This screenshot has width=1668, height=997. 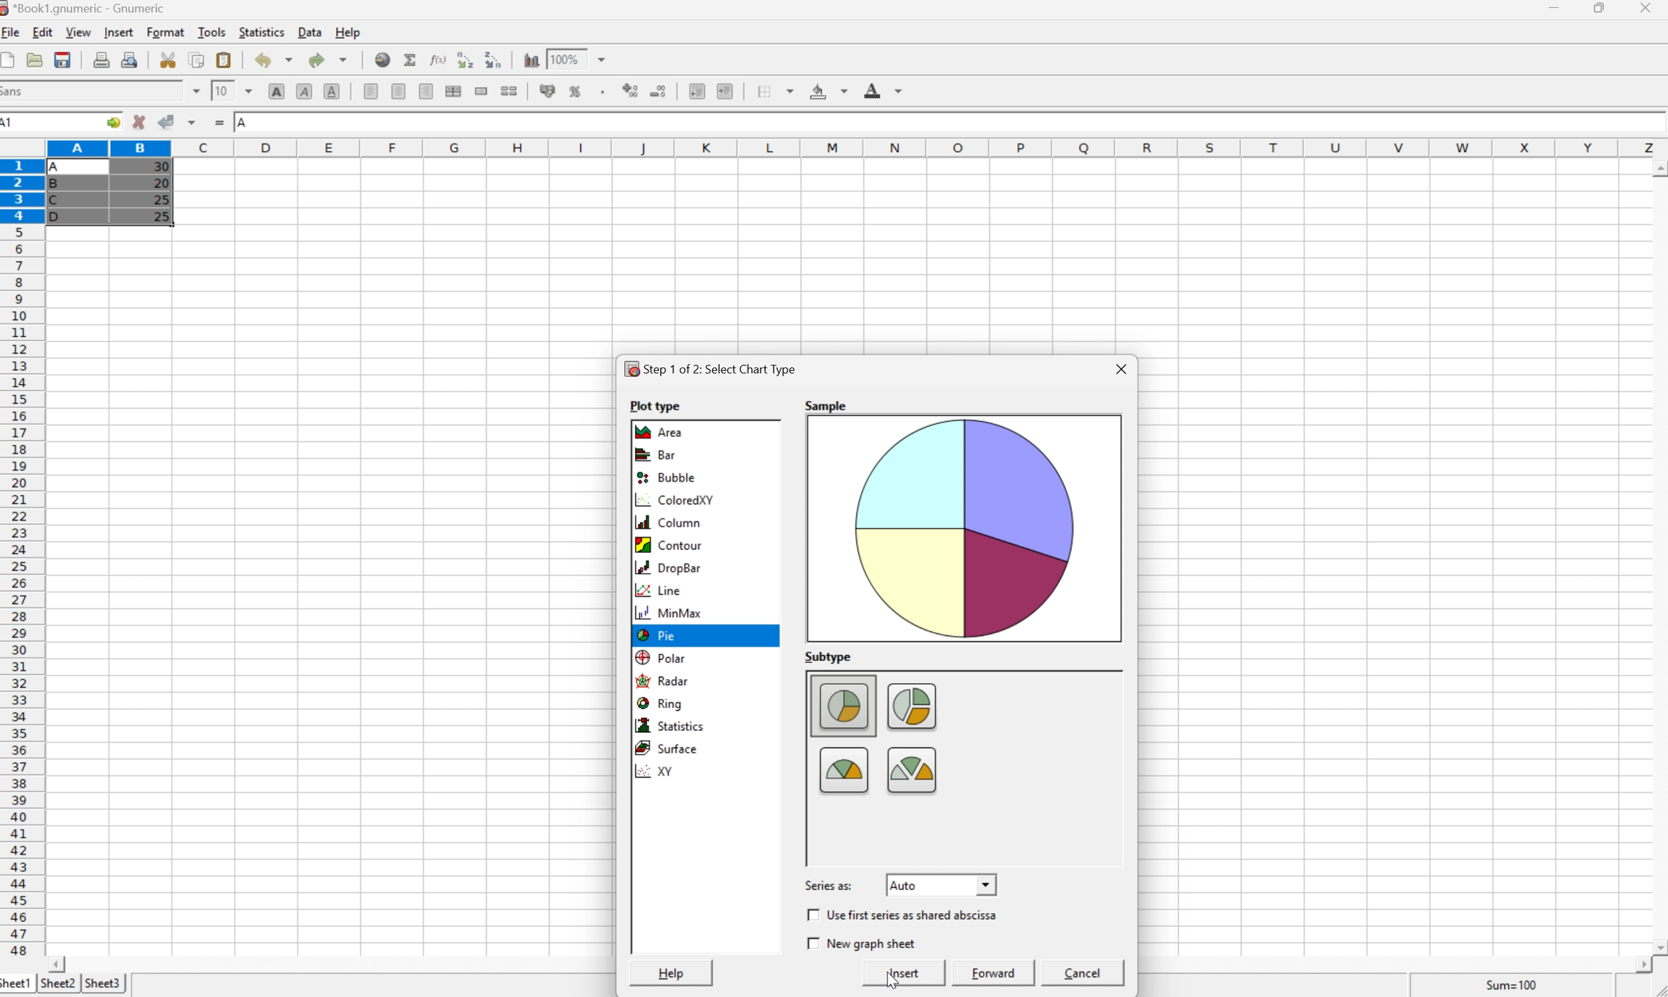 What do you see at coordinates (113, 120) in the screenshot?
I see `Go to` at bounding box center [113, 120].